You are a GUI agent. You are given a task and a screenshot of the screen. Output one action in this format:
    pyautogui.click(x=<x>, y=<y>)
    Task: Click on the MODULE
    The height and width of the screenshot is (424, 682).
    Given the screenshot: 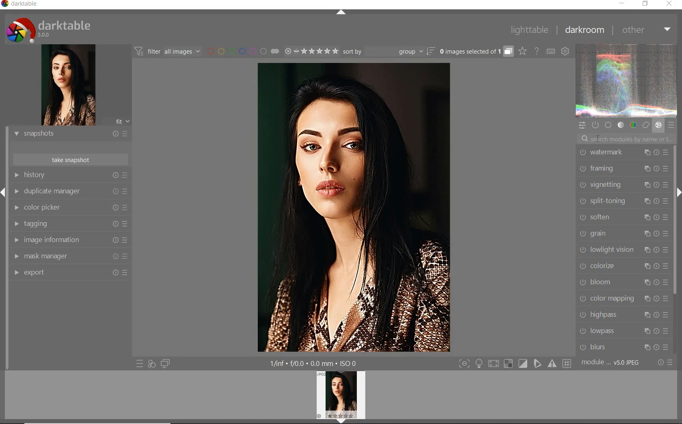 What is the action you would take?
    pyautogui.click(x=612, y=364)
    